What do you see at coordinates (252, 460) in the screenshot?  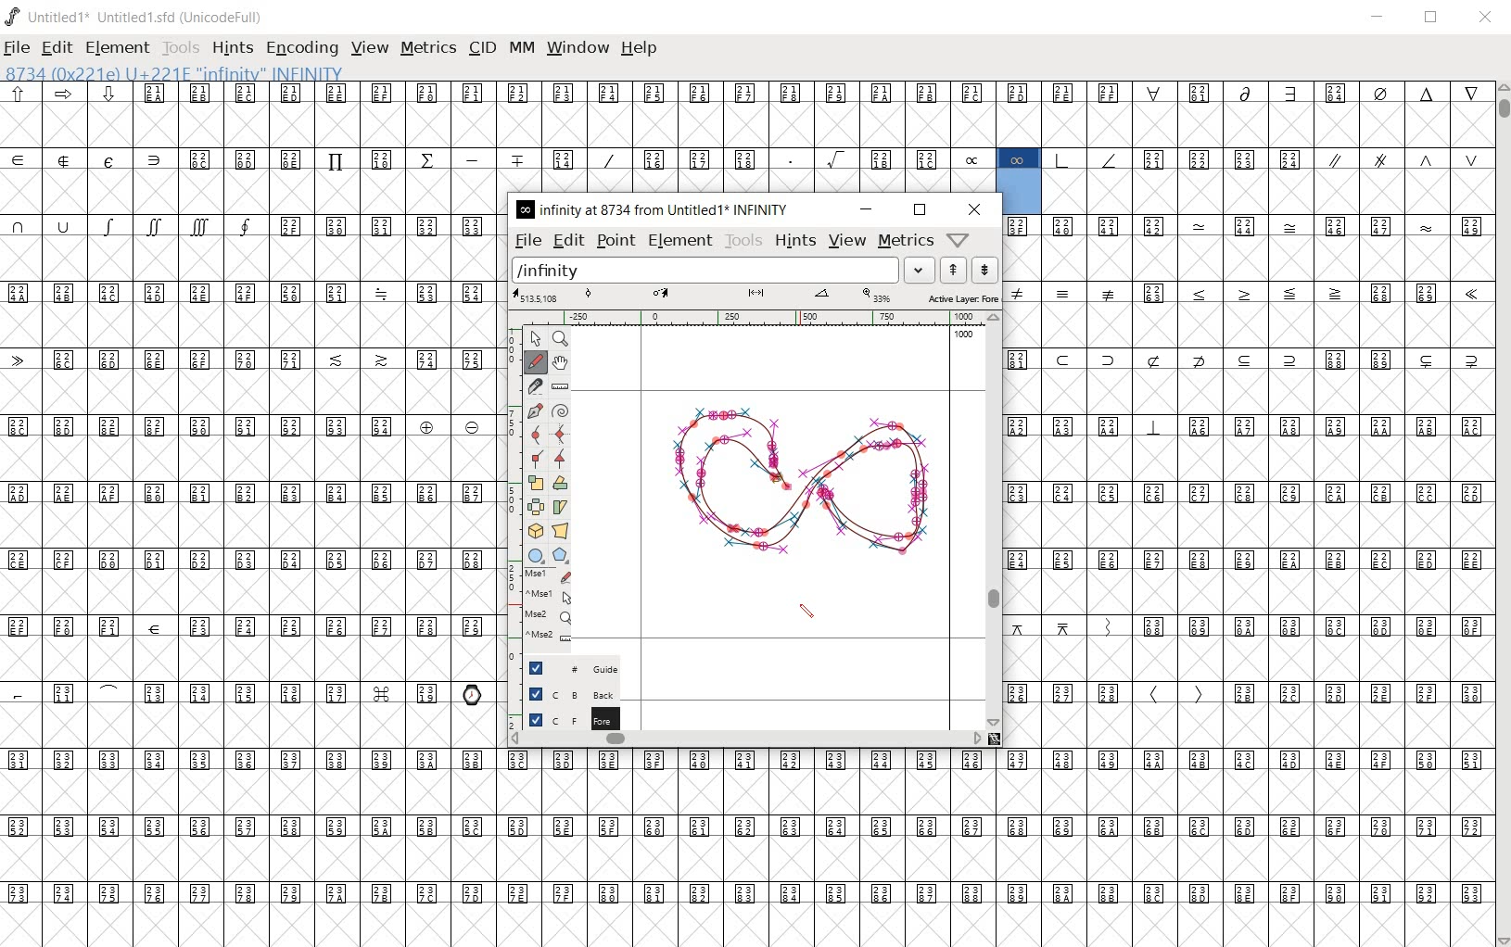 I see `empty glyph slots` at bounding box center [252, 460].